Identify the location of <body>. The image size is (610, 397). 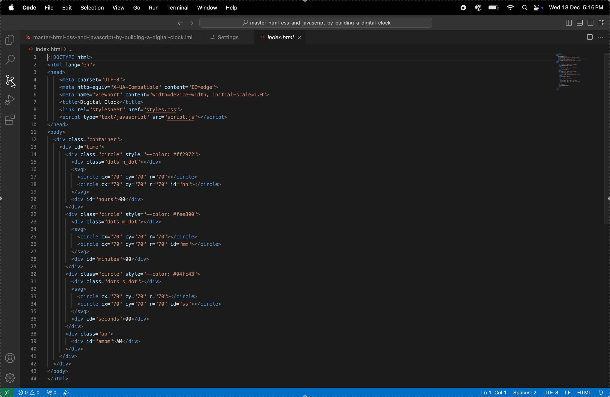
(57, 132).